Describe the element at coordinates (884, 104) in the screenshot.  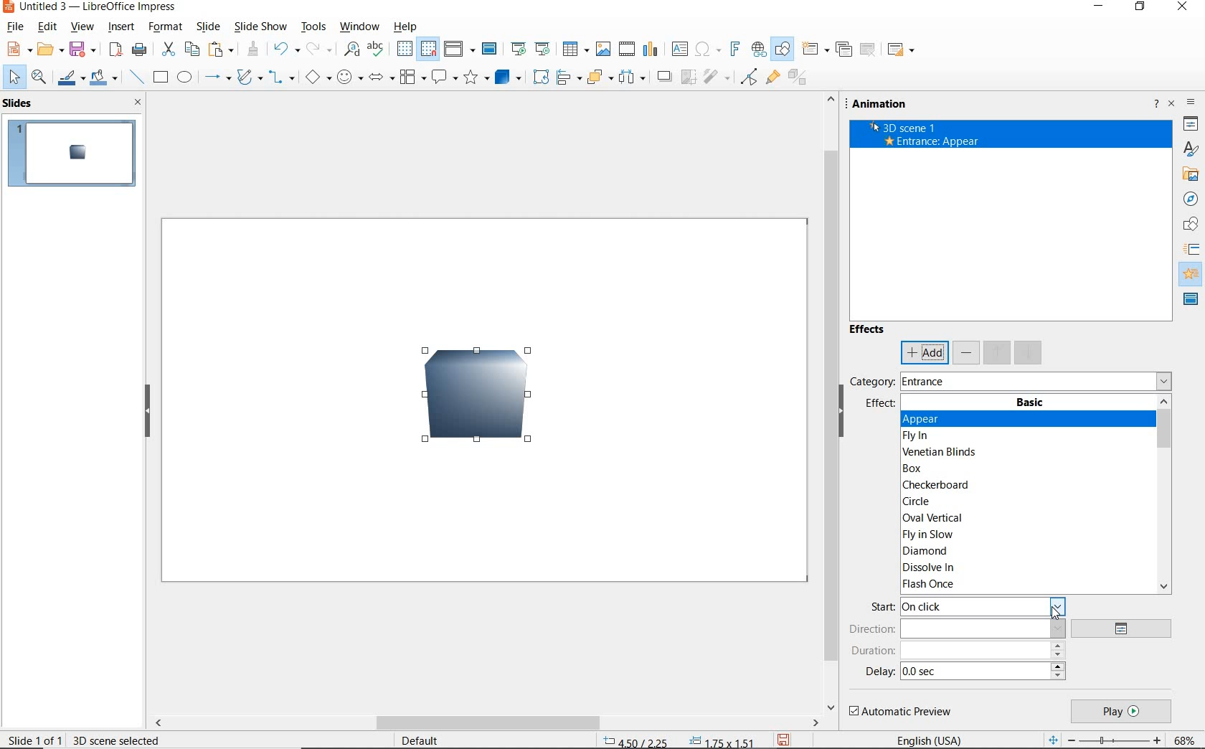
I see `animation` at that location.